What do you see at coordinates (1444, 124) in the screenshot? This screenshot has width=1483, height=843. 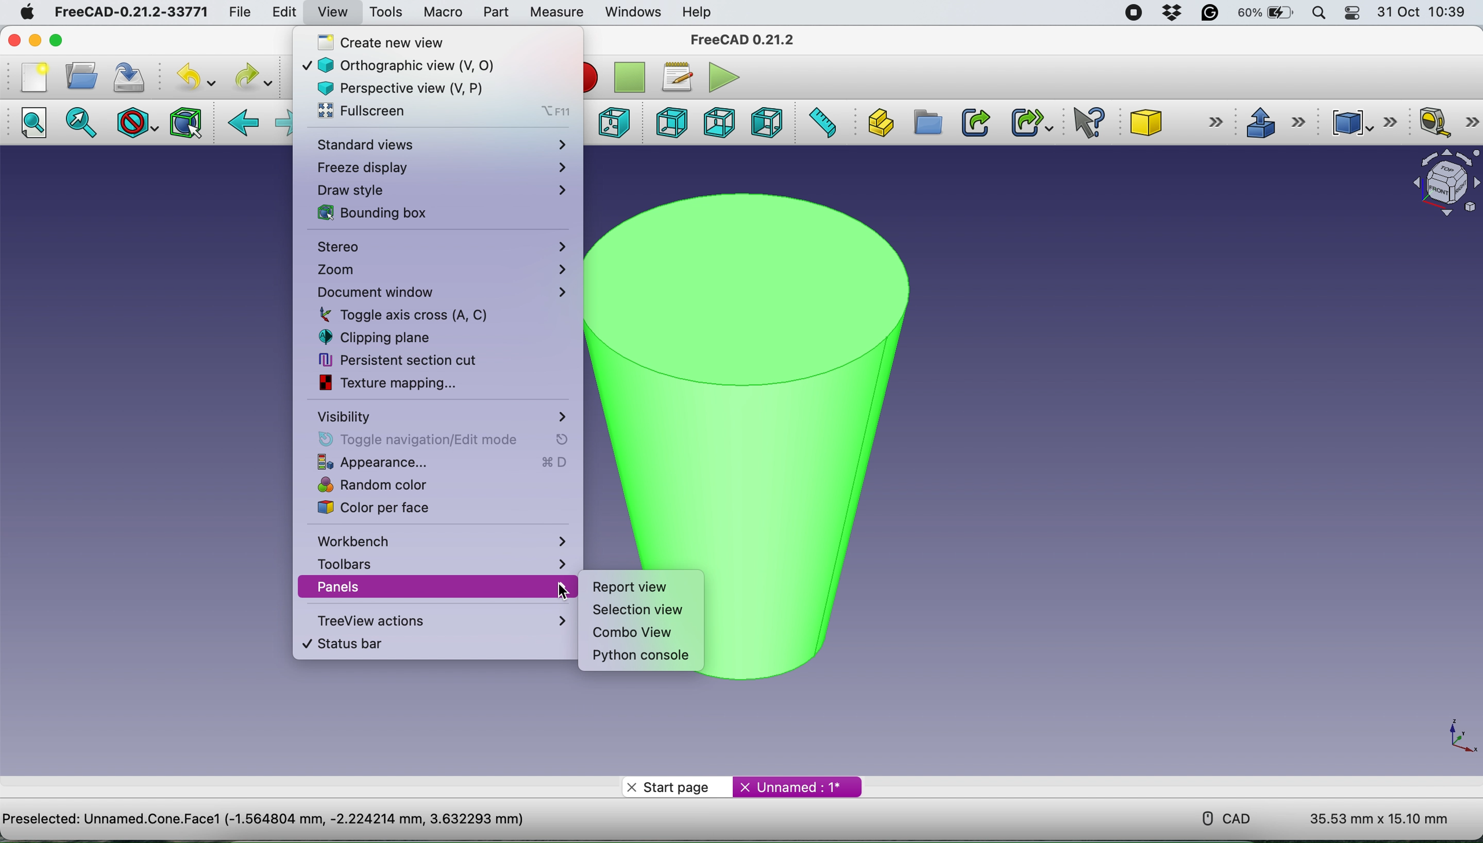 I see `mesure linear` at bounding box center [1444, 124].